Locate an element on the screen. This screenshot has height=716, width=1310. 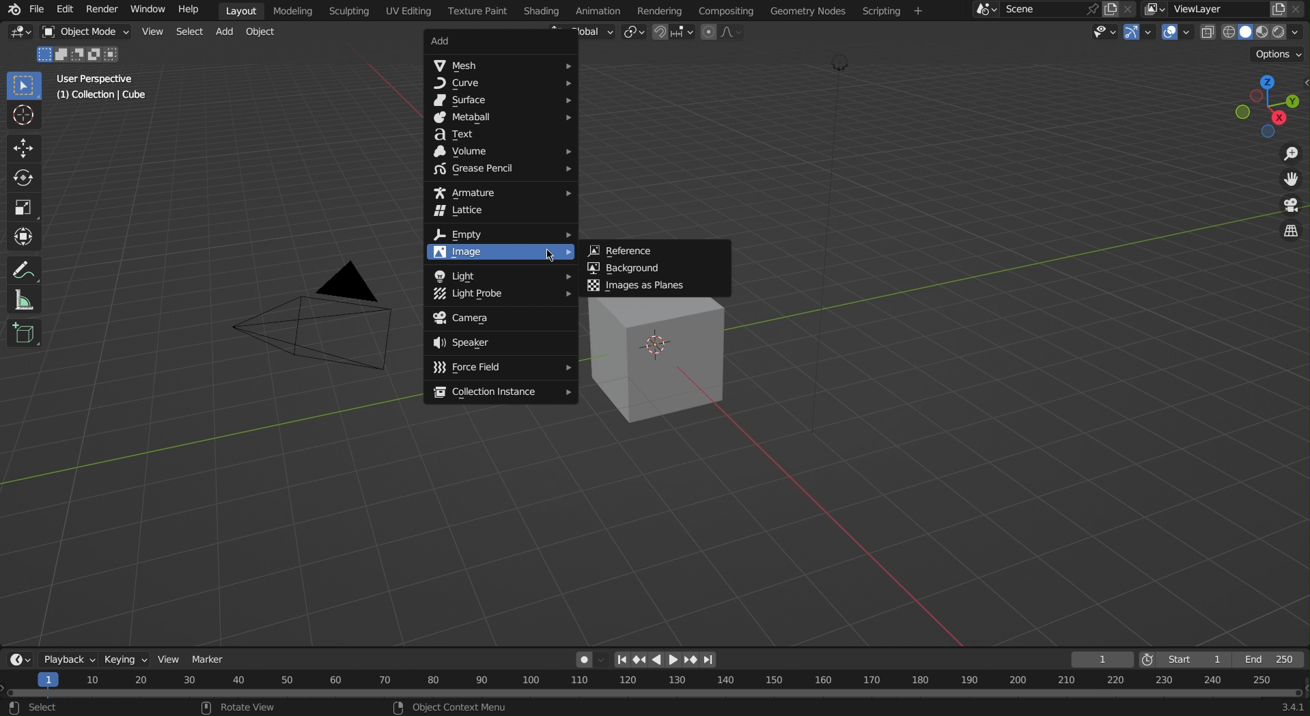
Select is located at coordinates (188, 33).